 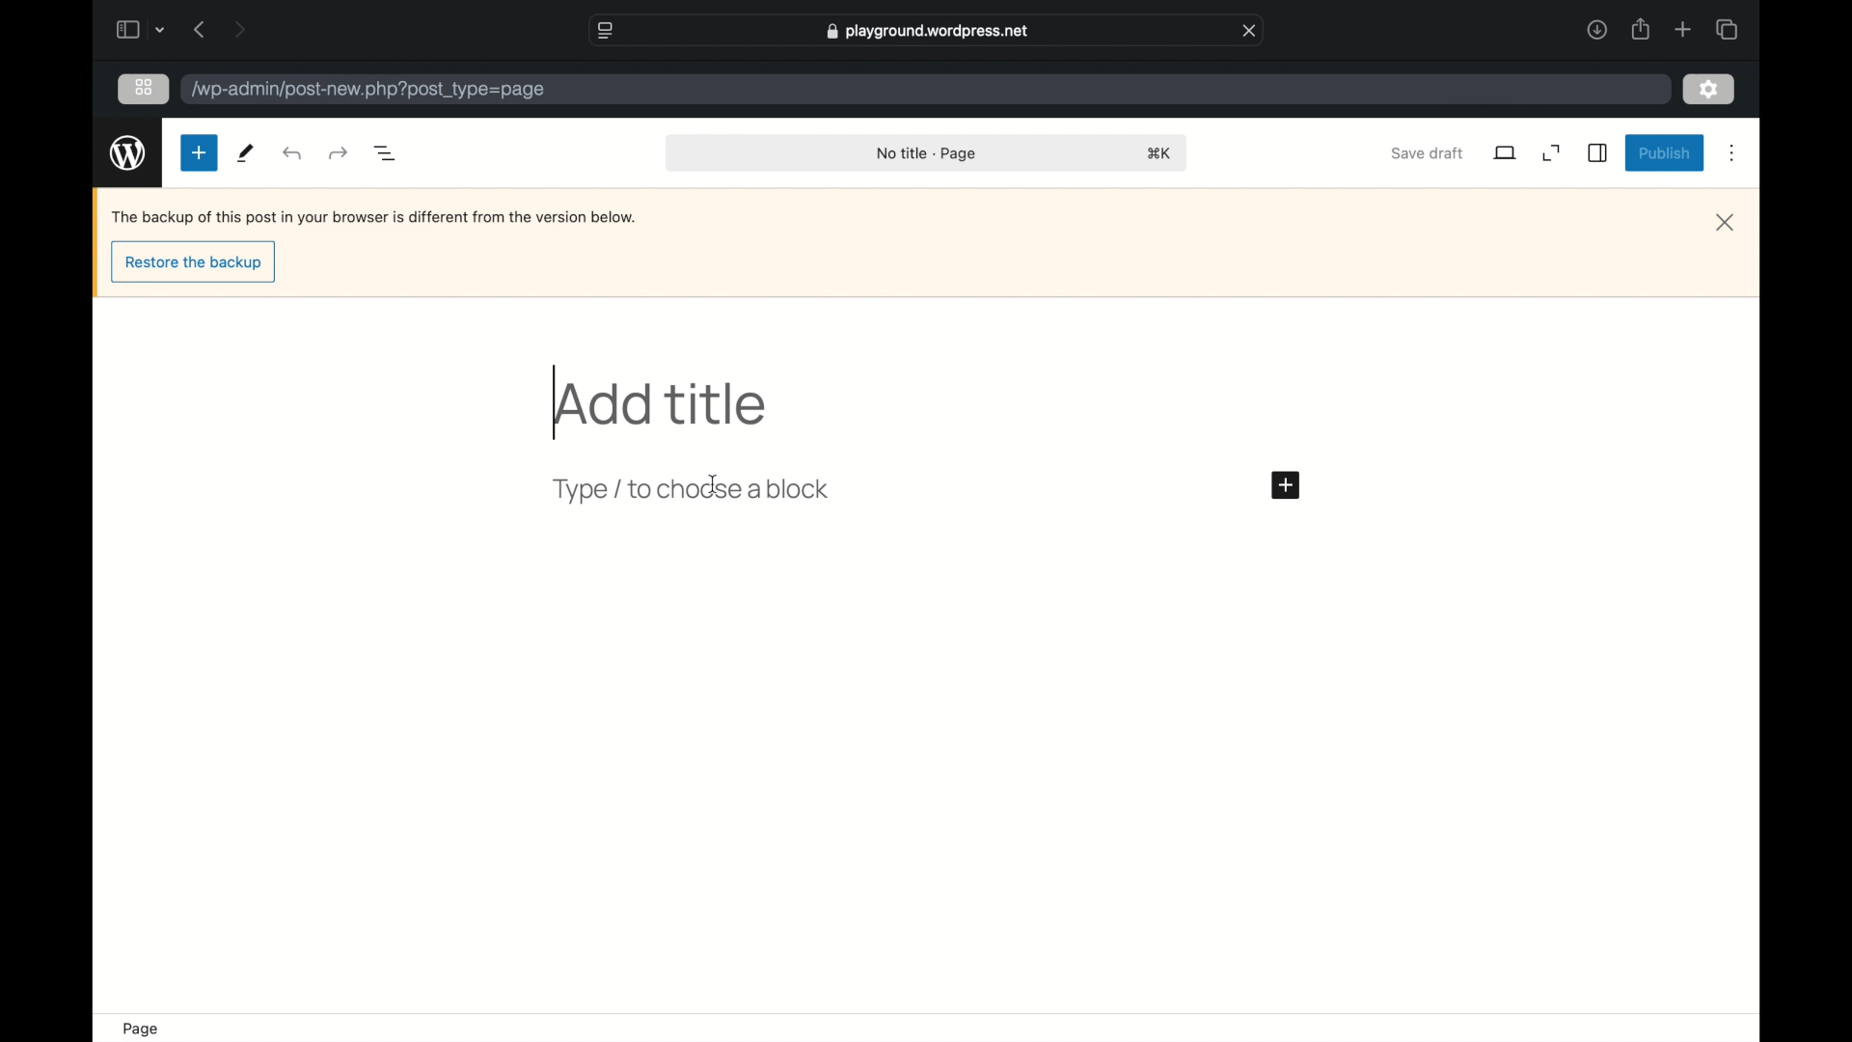 What do you see at coordinates (1734, 153) in the screenshot?
I see `more options` at bounding box center [1734, 153].